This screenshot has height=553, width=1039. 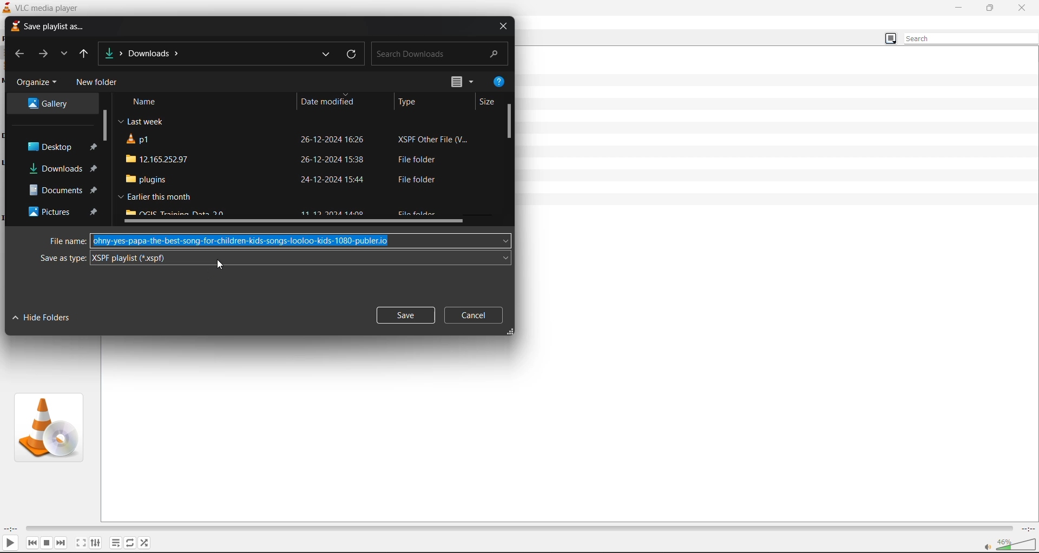 I want to click on hide folders, so click(x=42, y=317).